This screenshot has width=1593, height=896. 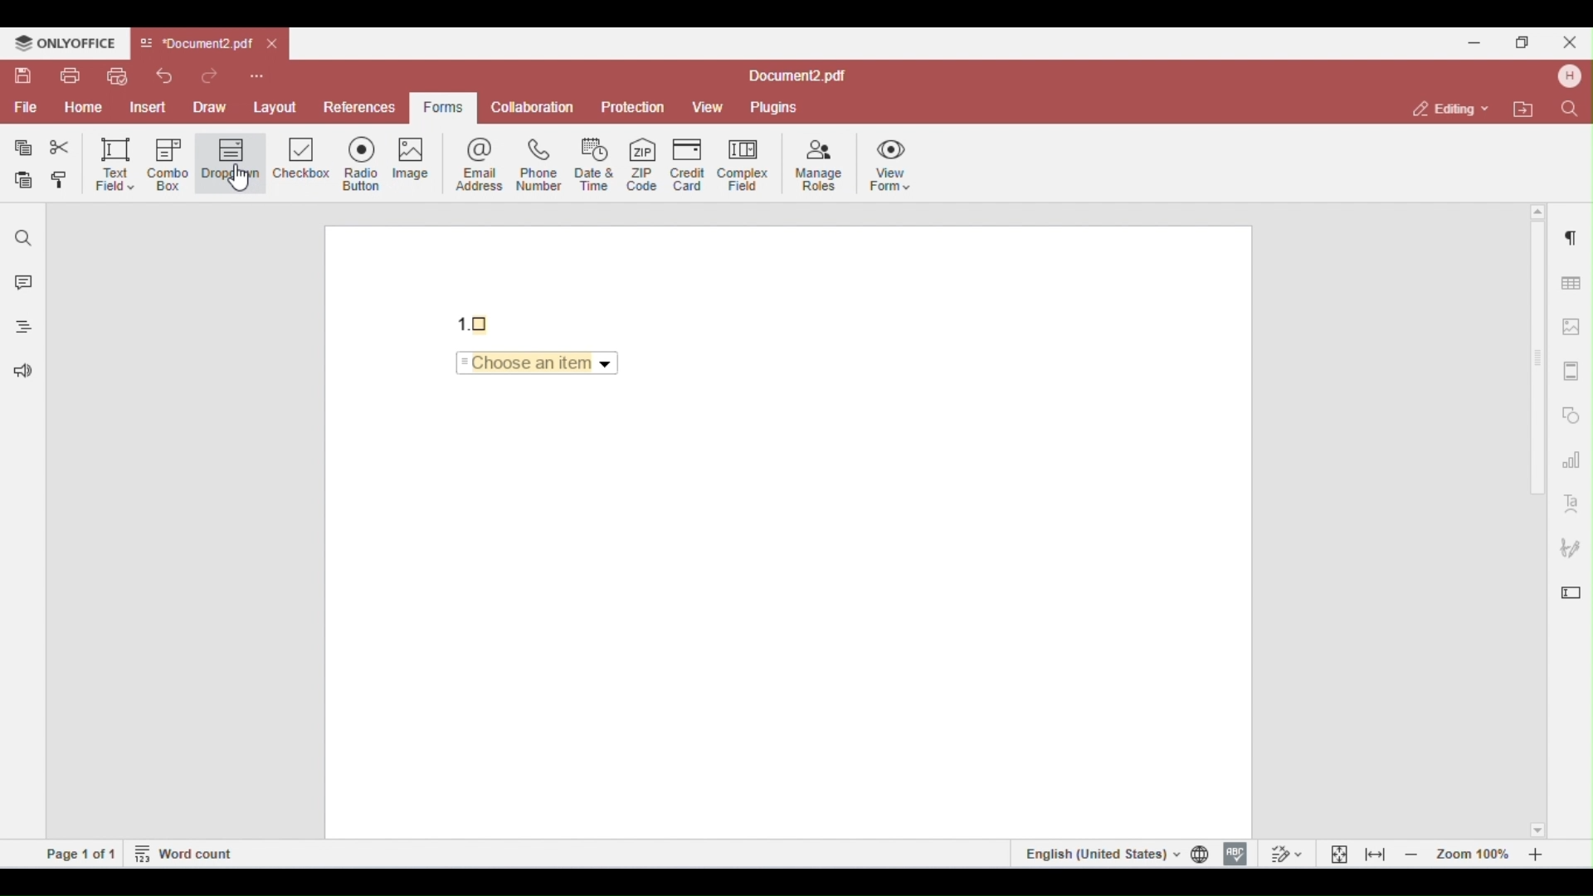 I want to click on set text language, so click(x=1099, y=853).